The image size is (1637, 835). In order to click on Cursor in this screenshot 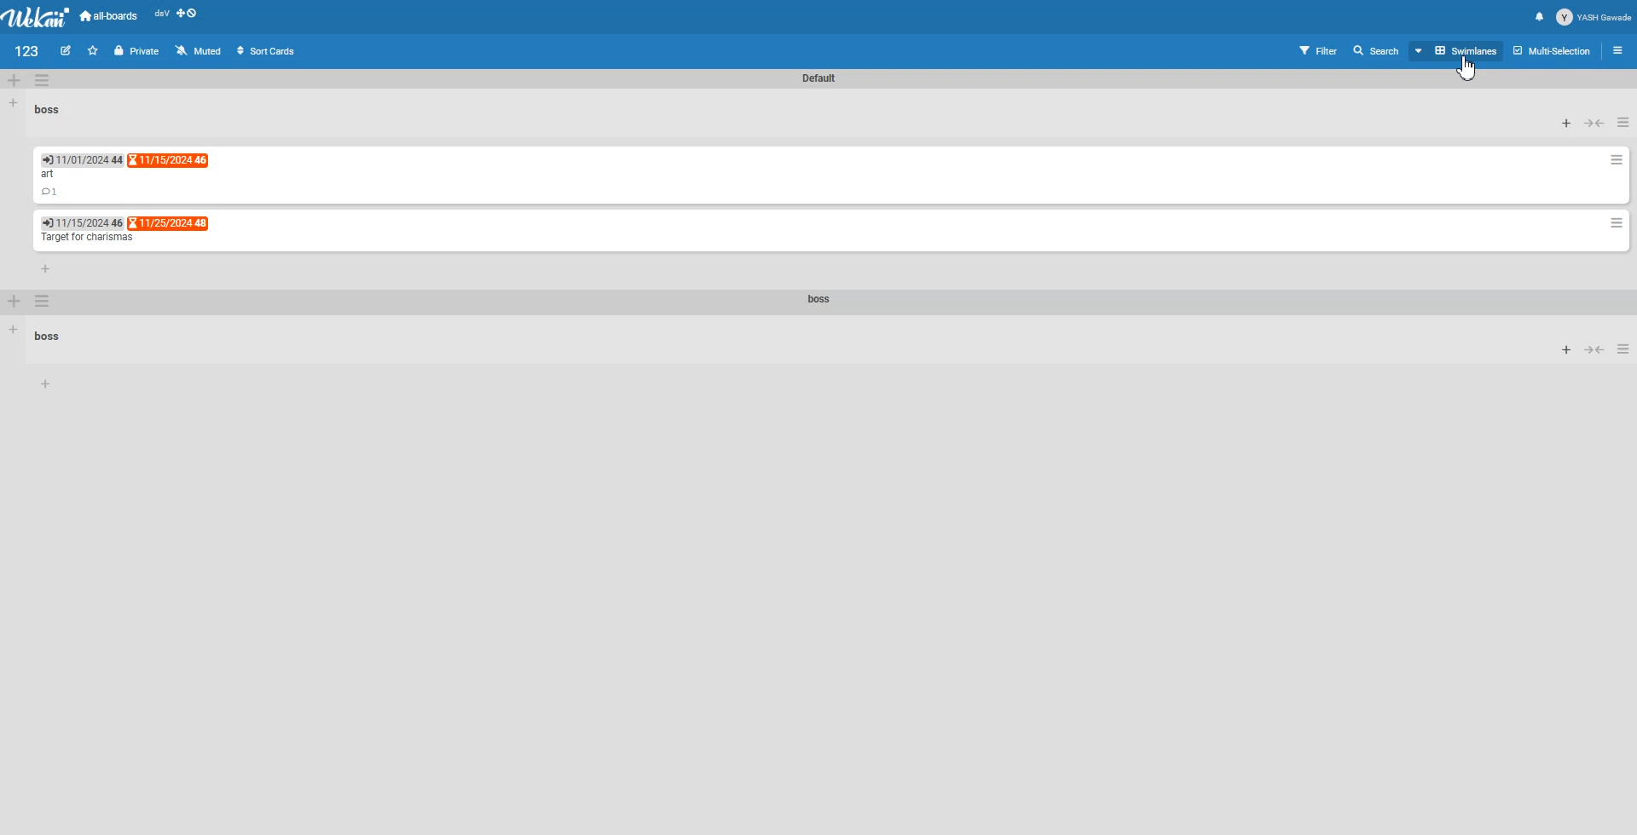, I will do `click(1466, 67)`.